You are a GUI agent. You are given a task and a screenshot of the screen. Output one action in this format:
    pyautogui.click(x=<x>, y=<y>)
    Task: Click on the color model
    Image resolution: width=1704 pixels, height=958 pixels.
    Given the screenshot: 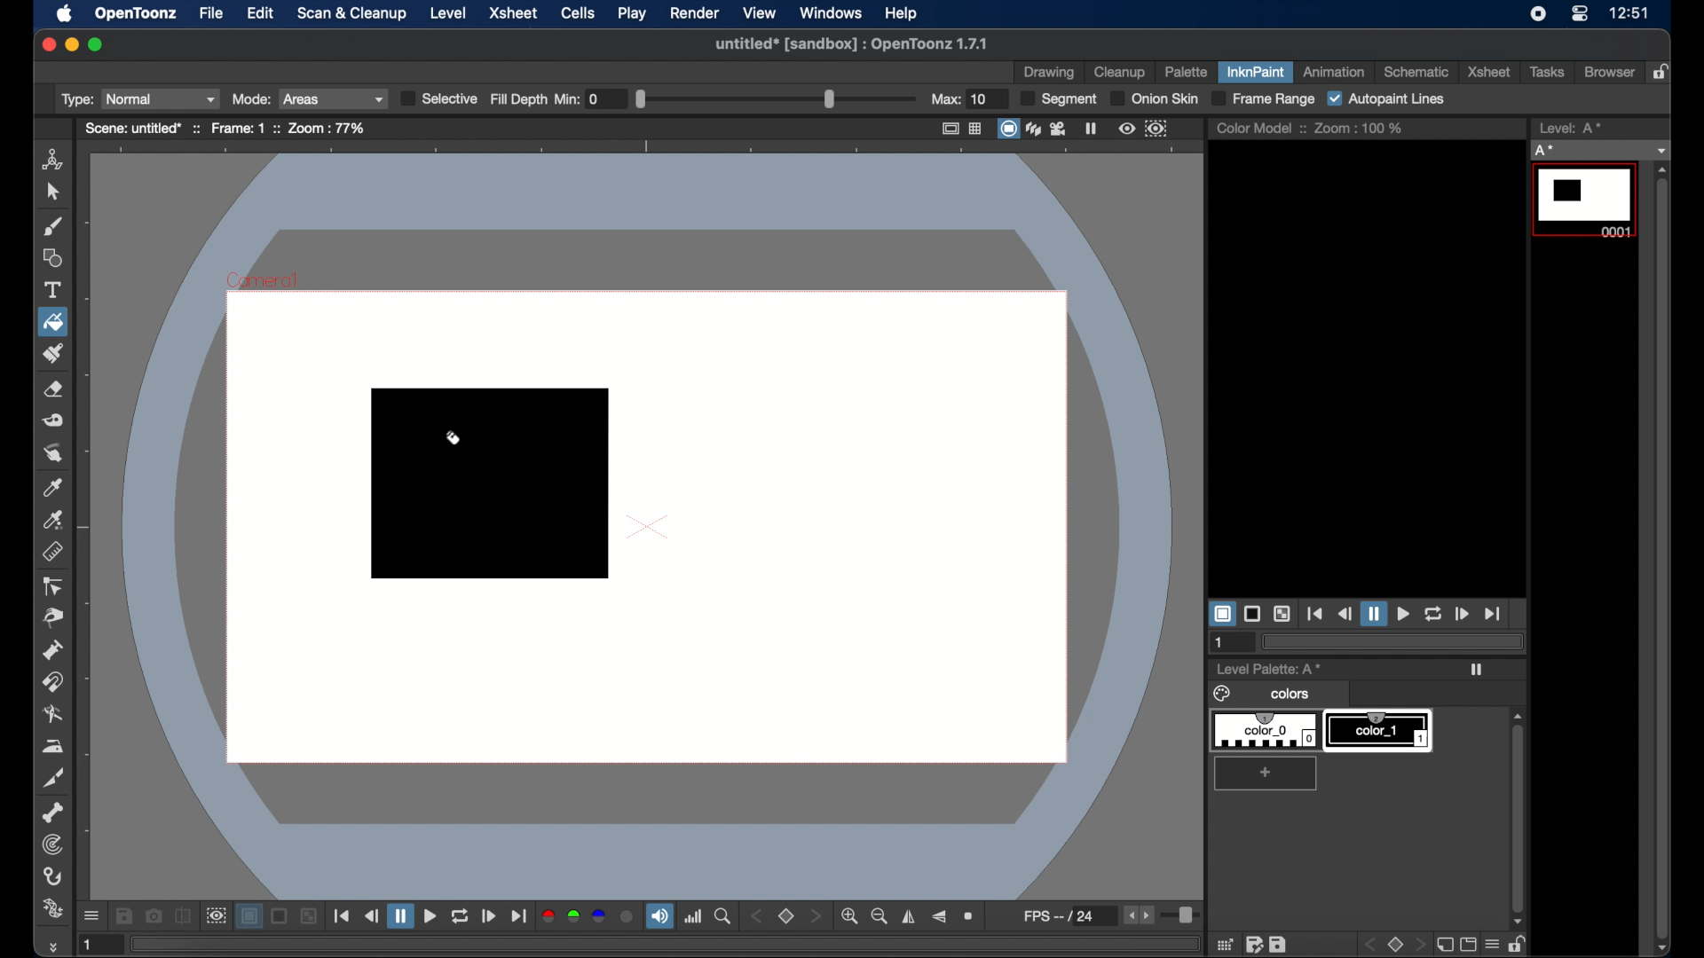 What is the action you would take?
    pyautogui.click(x=1260, y=127)
    